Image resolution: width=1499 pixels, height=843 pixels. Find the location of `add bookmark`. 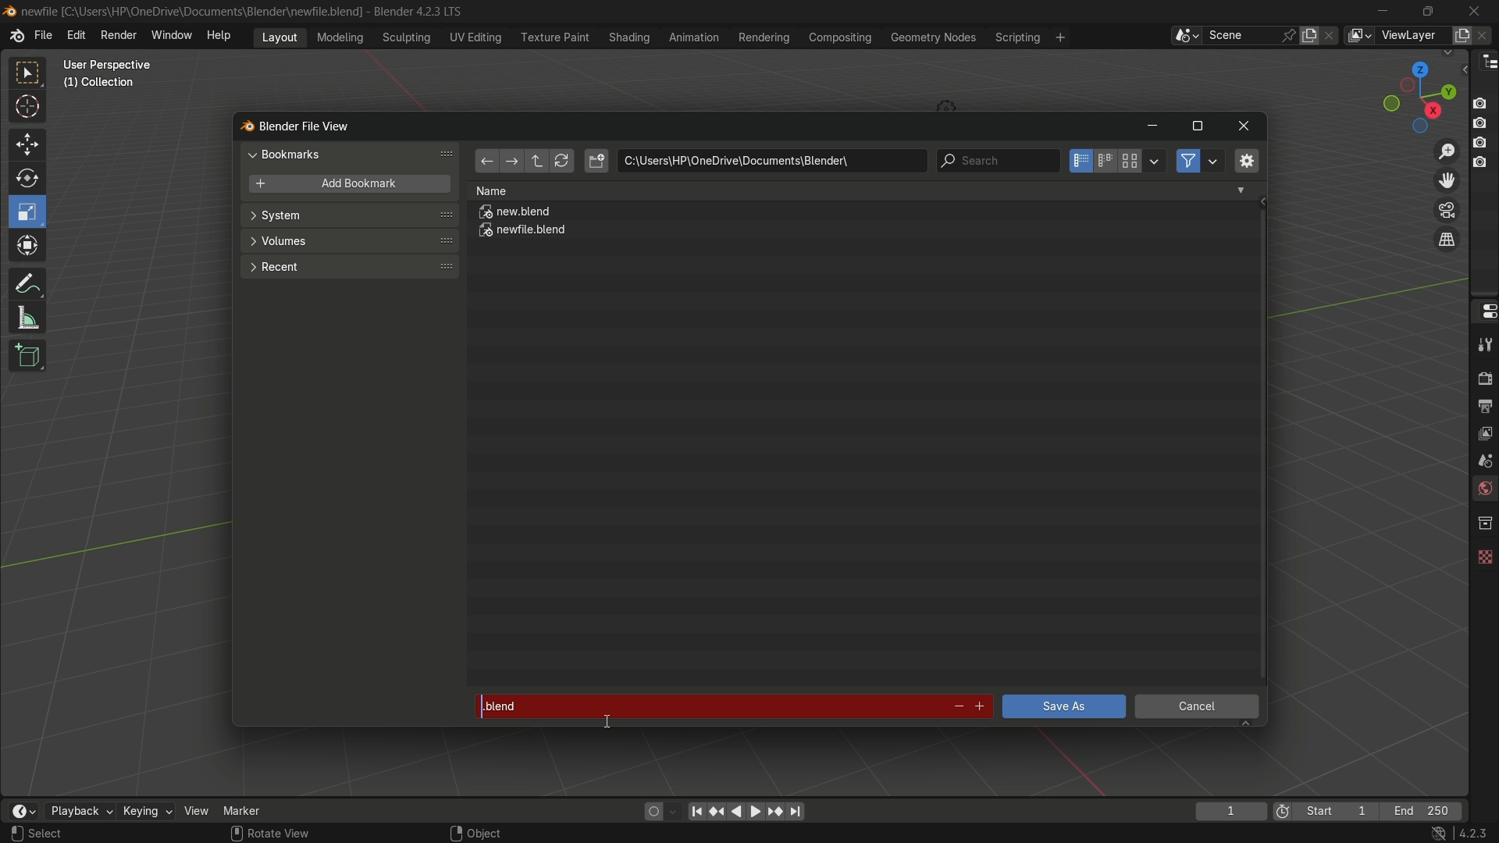

add bookmark is located at coordinates (345, 185).